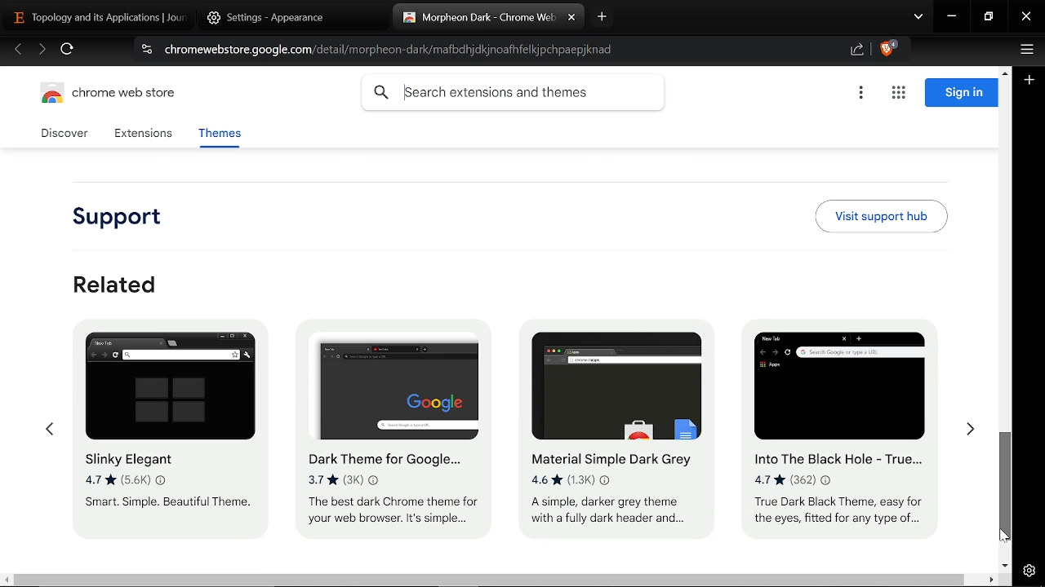  Describe the element at coordinates (571, 18) in the screenshot. I see `Close current tab` at that location.